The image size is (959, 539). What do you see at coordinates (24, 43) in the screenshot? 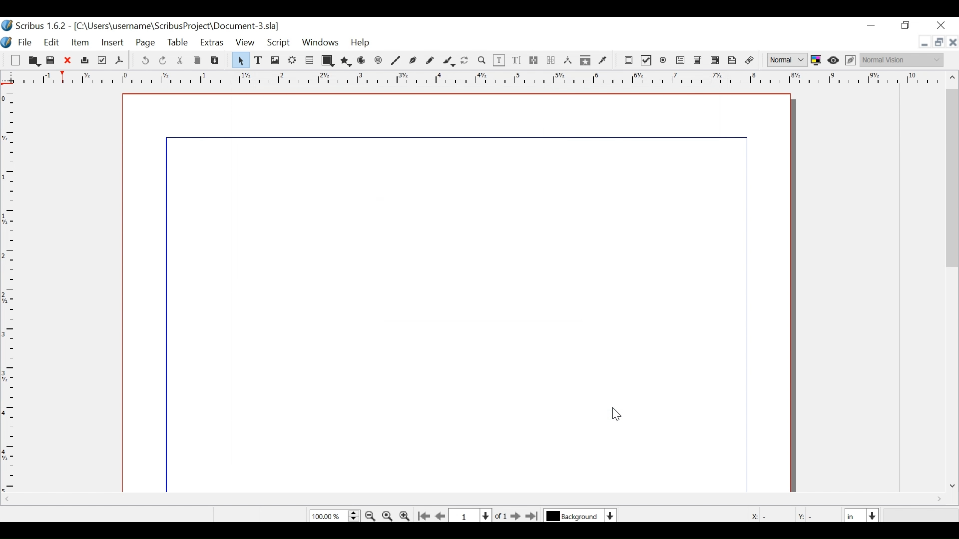
I see `File` at bounding box center [24, 43].